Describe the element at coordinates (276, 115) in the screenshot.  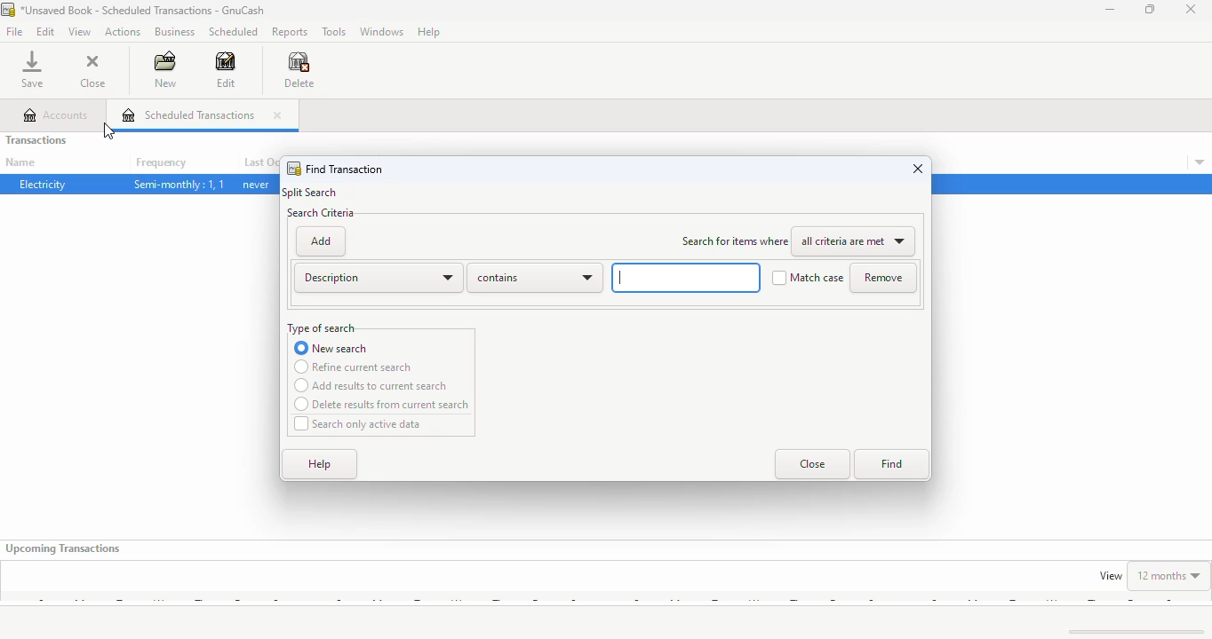
I see `close tab` at that location.